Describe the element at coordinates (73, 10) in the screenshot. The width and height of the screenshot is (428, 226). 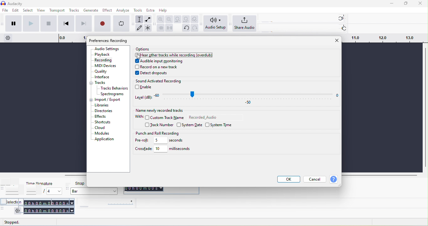
I see `tracks` at that location.